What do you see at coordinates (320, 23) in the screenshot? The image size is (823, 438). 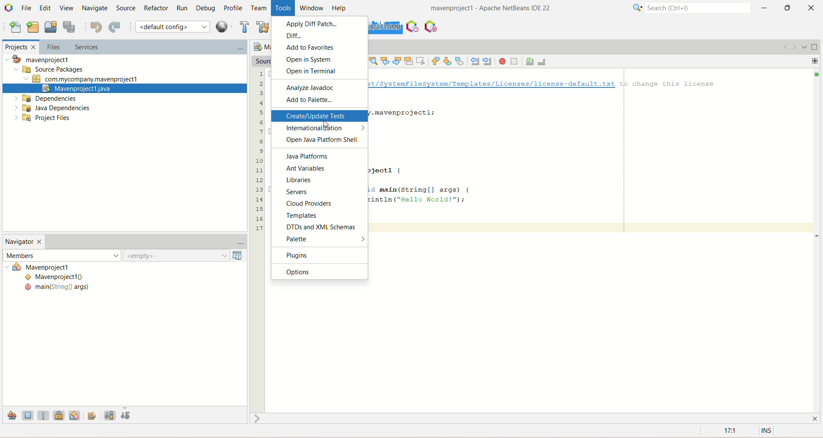 I see `apply diff patch` at bounding box center [320, 23].